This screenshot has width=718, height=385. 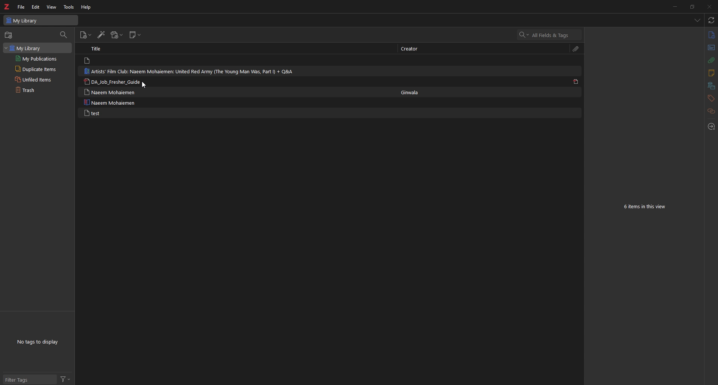 I want to click on Cursor, so click(x=144, y=85).